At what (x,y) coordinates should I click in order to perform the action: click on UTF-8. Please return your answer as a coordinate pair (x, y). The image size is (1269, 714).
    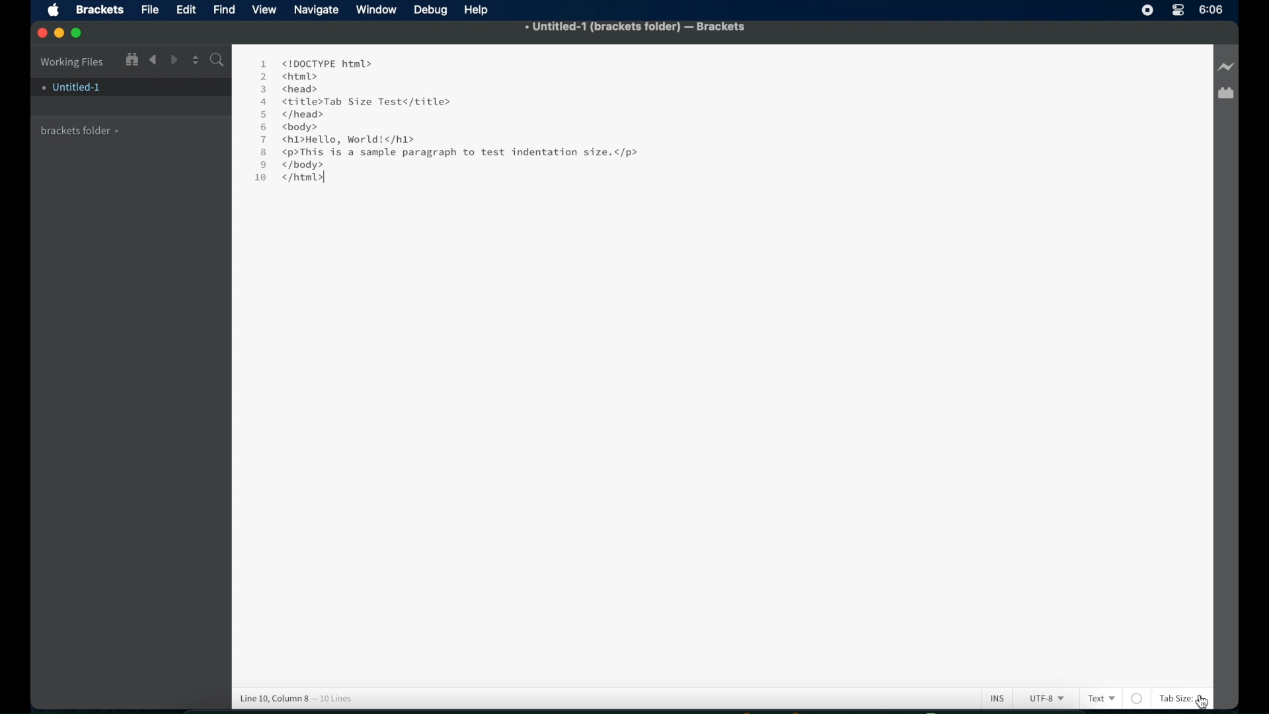
    Looking at the image, I should click on (1044, 699).